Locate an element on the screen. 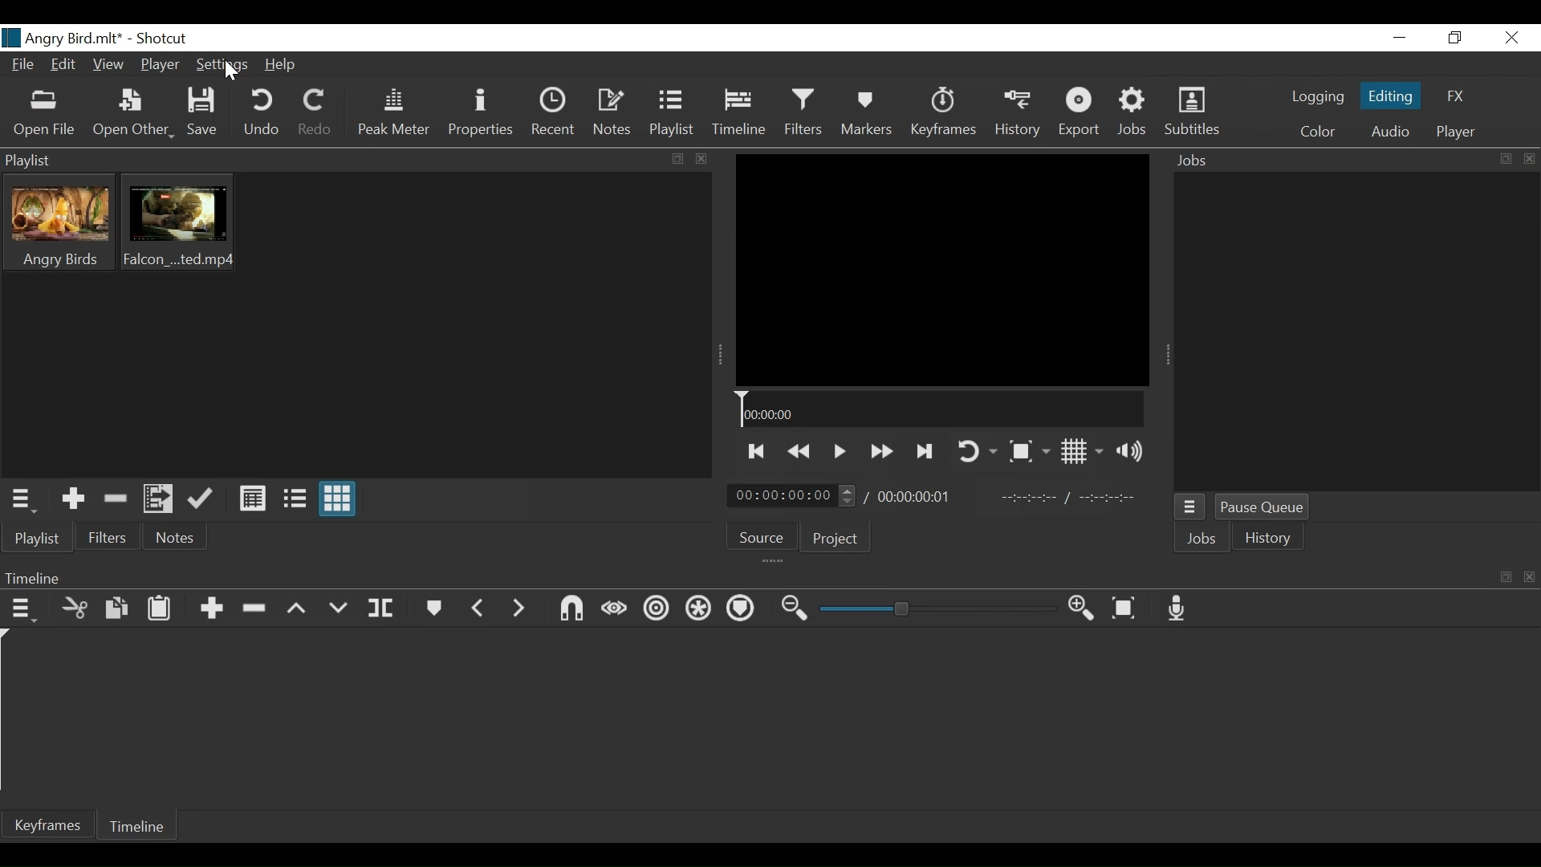  Open Other is located at coordinates (132, 115).